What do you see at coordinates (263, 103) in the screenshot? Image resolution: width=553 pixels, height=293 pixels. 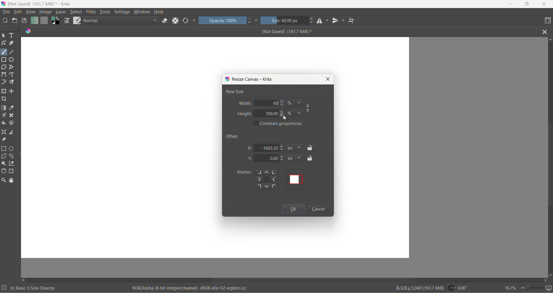 I see `width value box` at bounding box center [263, 103].